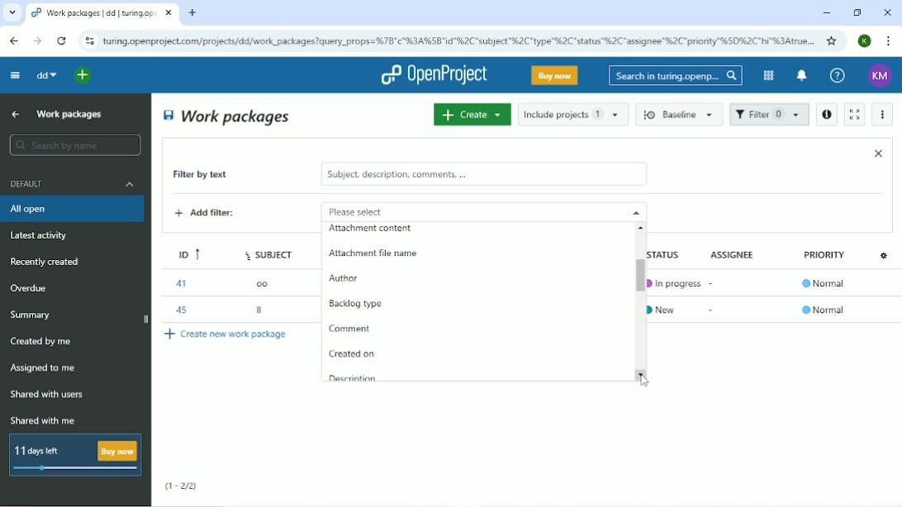 Image resolution: width=902 pixels, height=507 pixels. Describe the element at coordinates (372, 228) in the screenshot. I see `attachment content` at that location.